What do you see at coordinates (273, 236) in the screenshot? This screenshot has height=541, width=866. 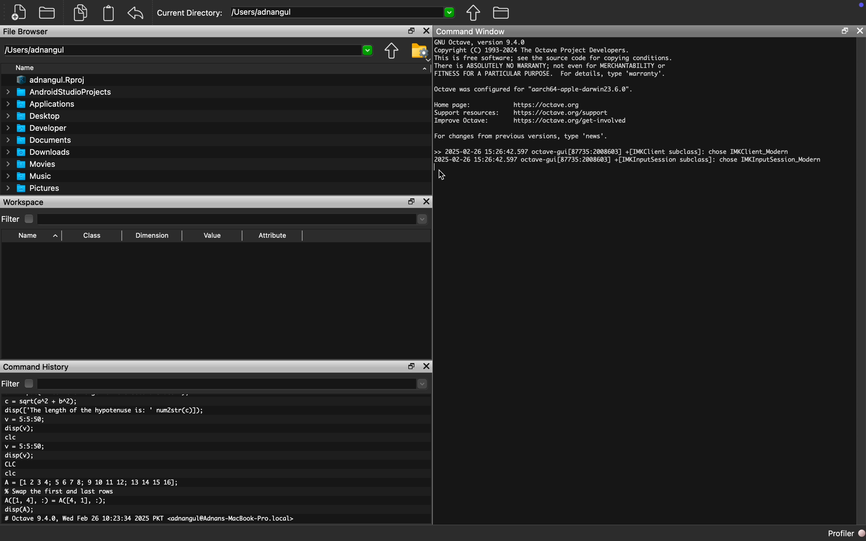 I see `Attribute` at bounding box center [273, 236].